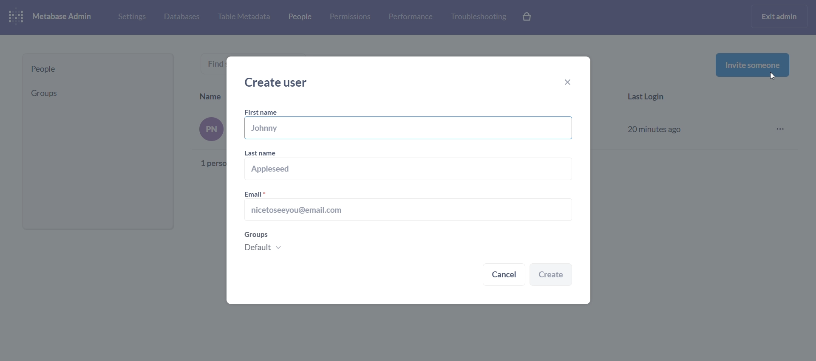 This screenshot has width=816, height=361. I want to click on Name, so click(211, 95).